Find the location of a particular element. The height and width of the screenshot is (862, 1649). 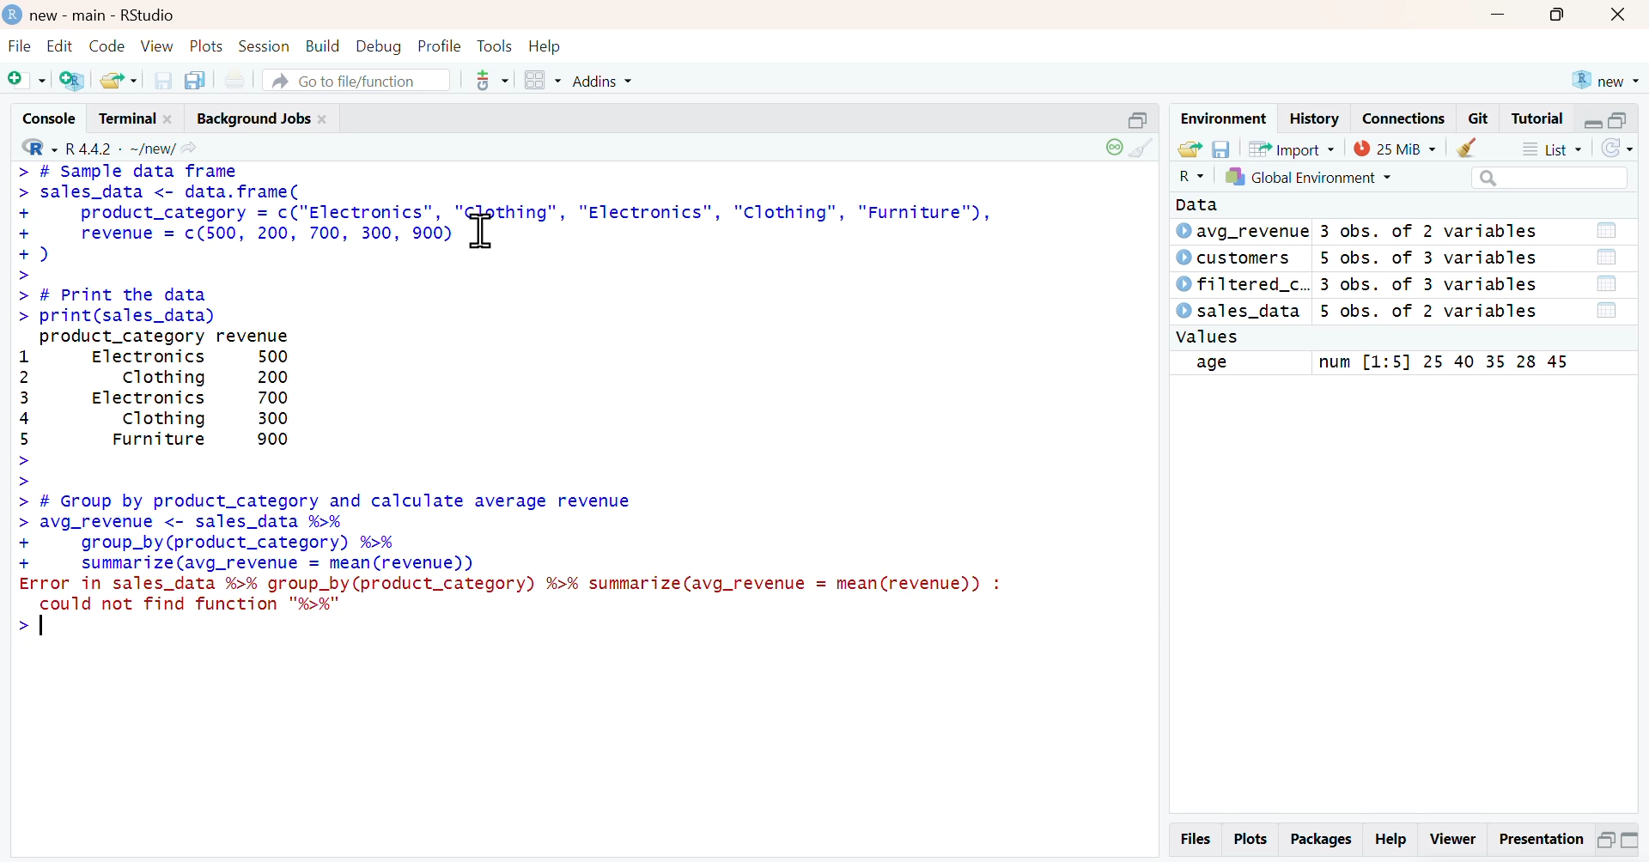

Background Jobs is located at coordinates (261, 118).